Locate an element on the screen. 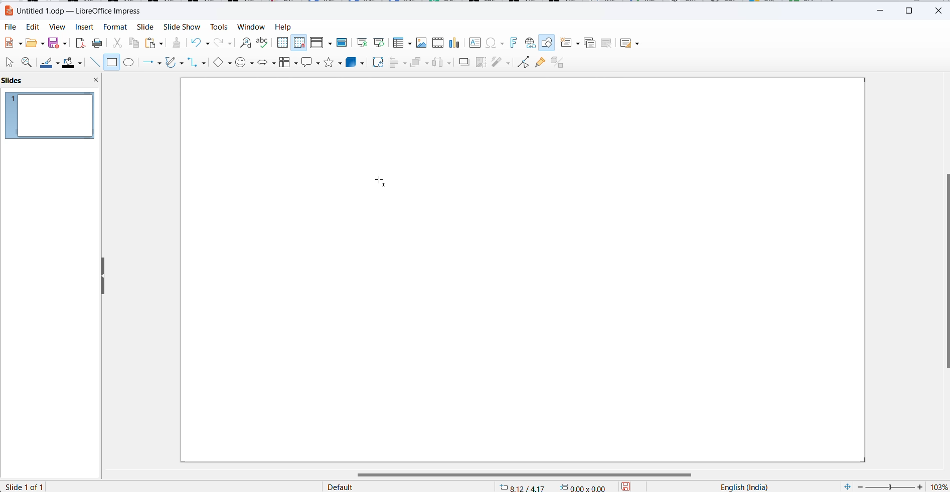 The width and height of the screenshot is (950, 492). new slide is located at coordinates (570, 43).